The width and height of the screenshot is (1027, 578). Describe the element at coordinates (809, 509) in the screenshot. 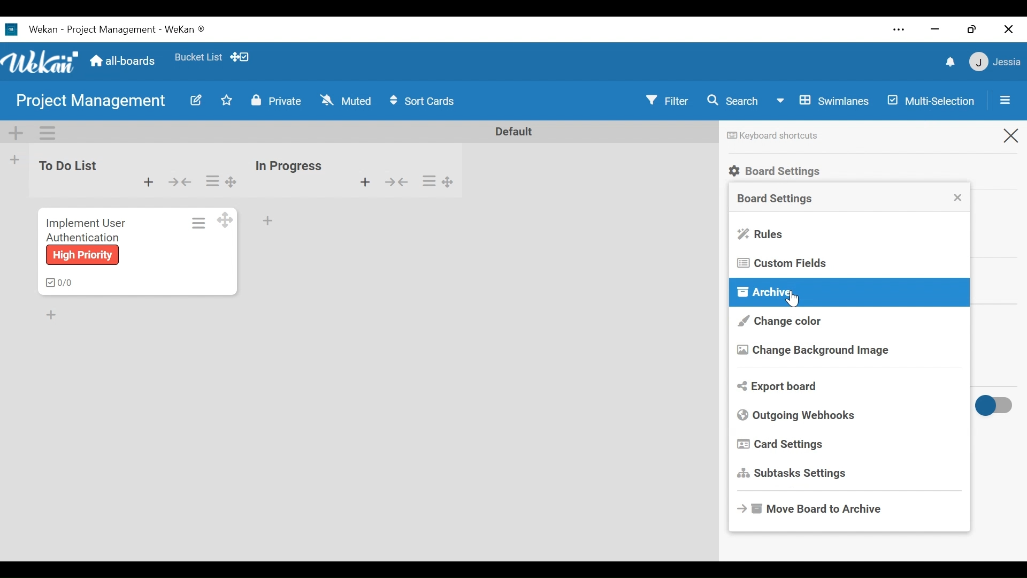

I see `Move Board to Archive` at that location.